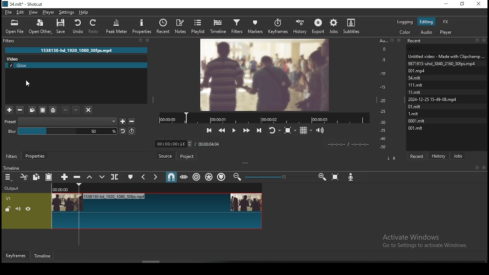  I want to click on color, so click(405, 32).